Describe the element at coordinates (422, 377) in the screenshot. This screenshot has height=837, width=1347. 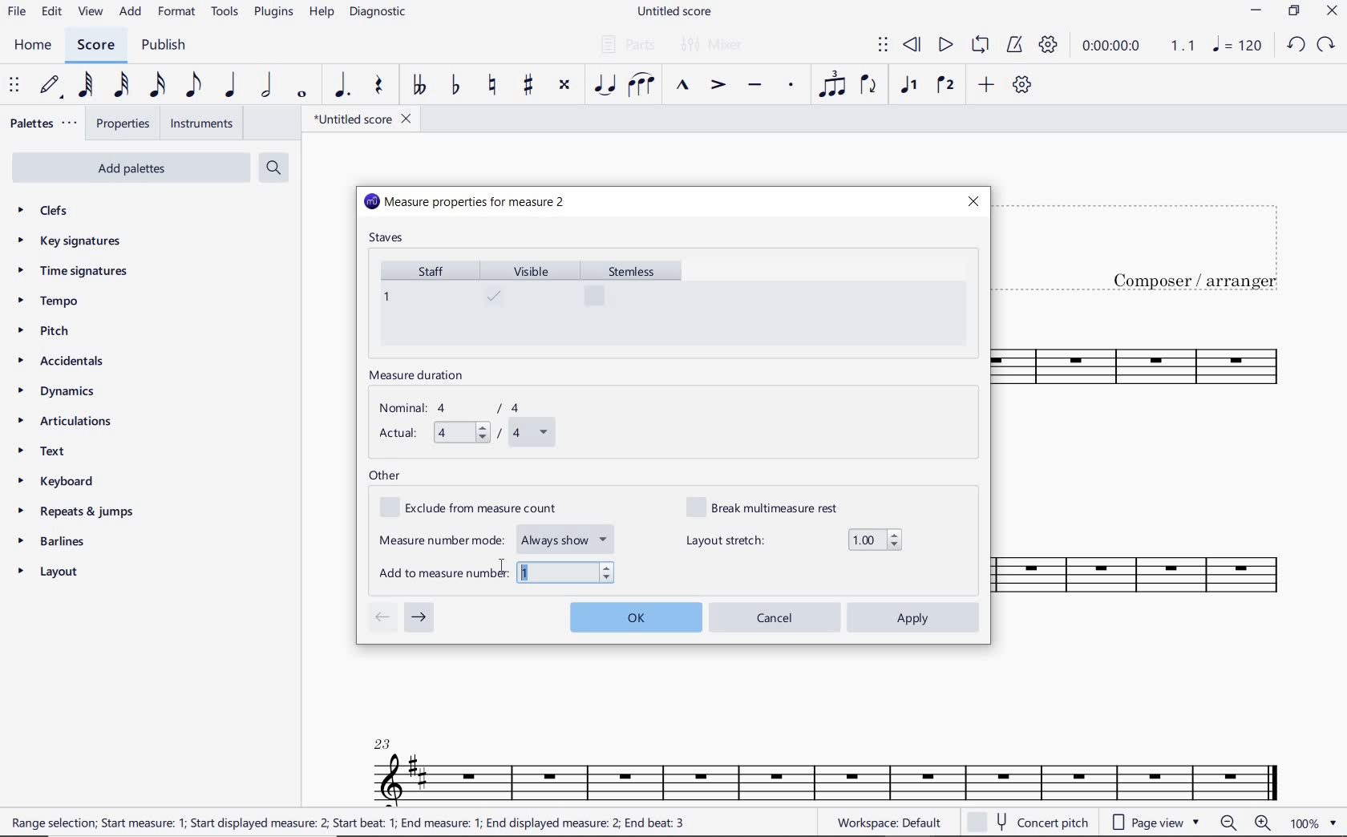
I see `measure duration` at that location.